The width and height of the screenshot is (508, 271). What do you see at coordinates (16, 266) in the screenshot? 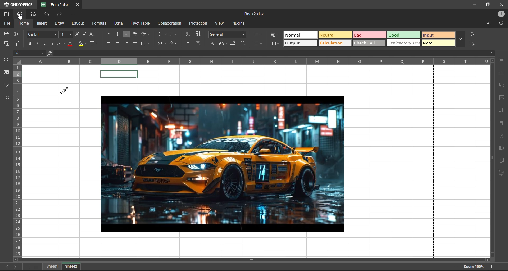
I see `next` at bounding box center [16, 266].